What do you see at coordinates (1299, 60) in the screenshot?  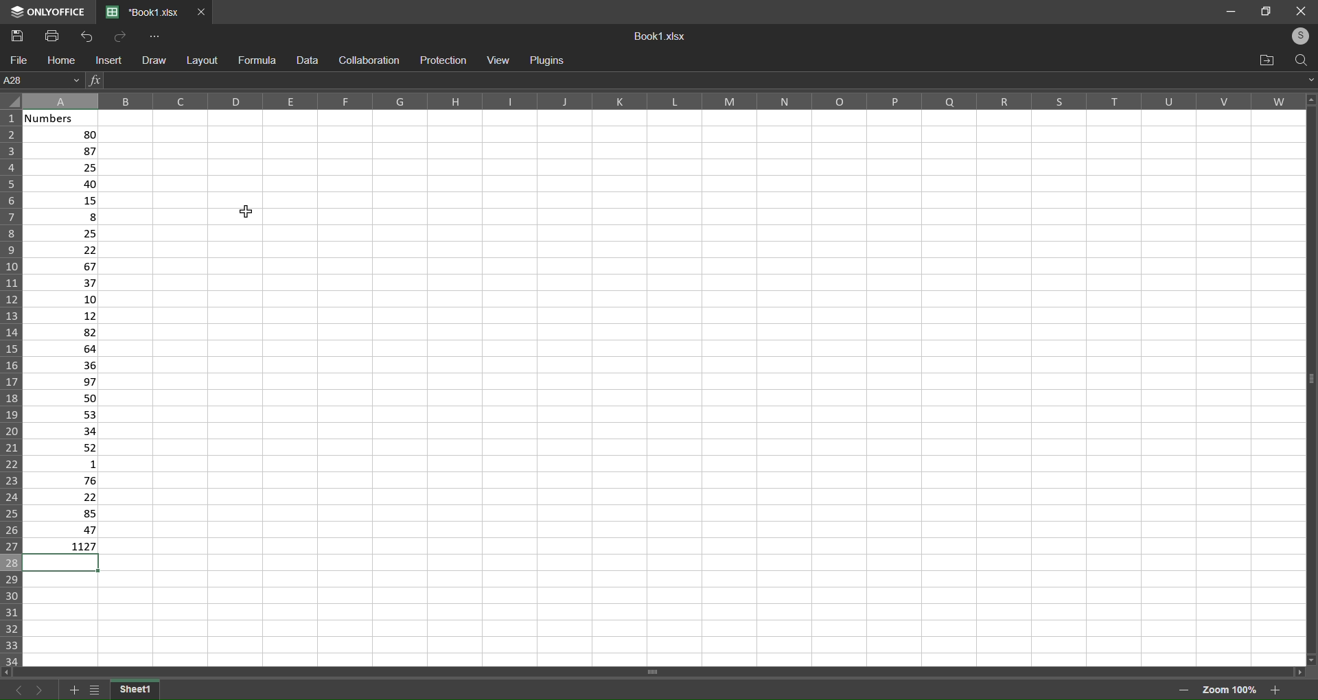 I see `search` at bounding box center [1299, 60].